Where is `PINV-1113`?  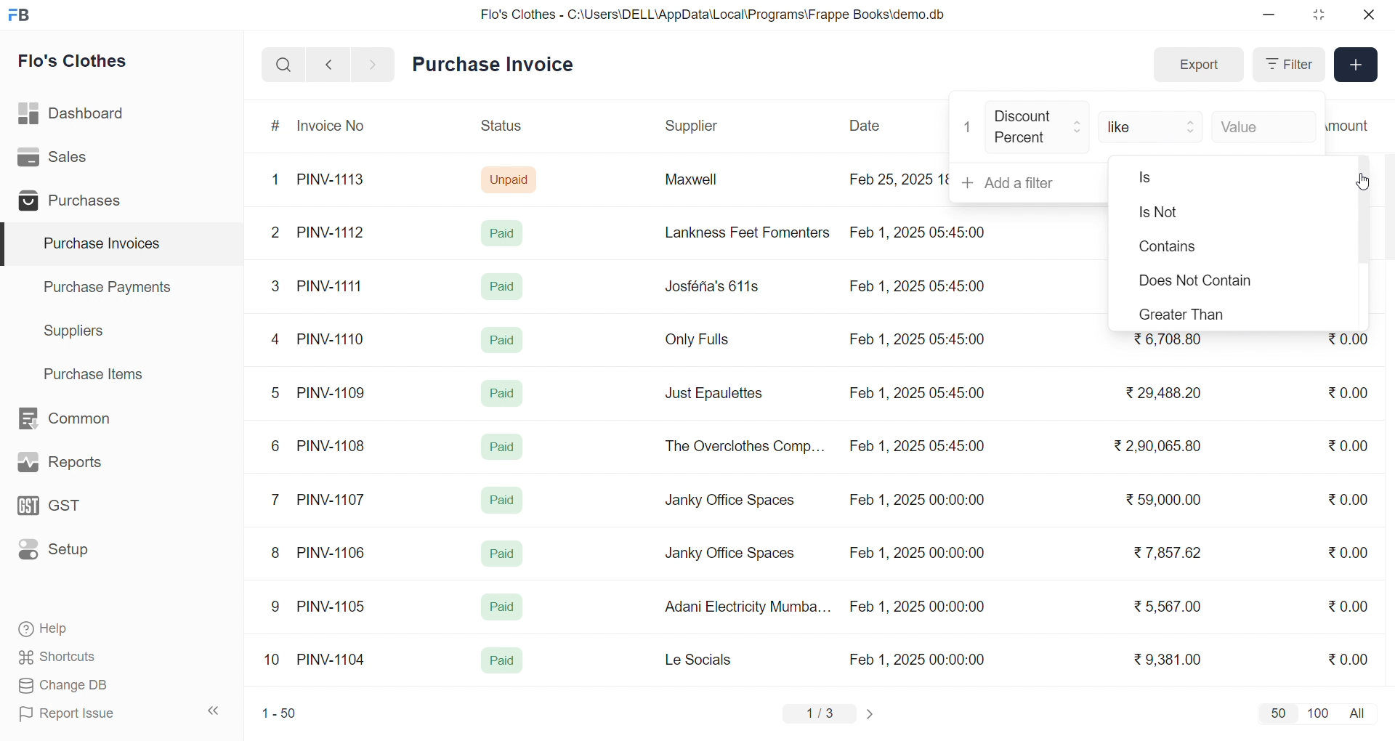
PINV-1113 is located at coordinates (337, 181).